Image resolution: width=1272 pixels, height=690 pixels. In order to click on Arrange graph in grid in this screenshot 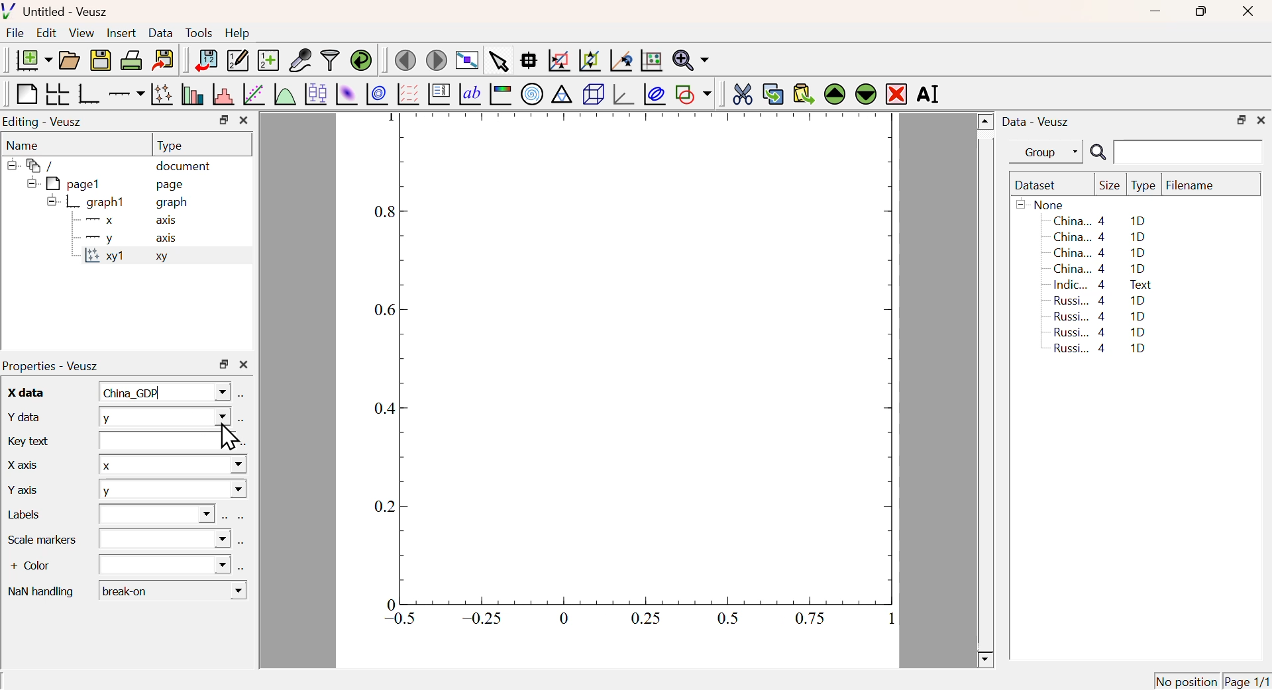, I will do `click(56, 93)`.